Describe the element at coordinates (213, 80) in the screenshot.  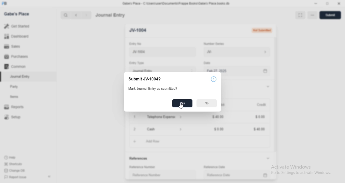
I see `Icon` at that location.